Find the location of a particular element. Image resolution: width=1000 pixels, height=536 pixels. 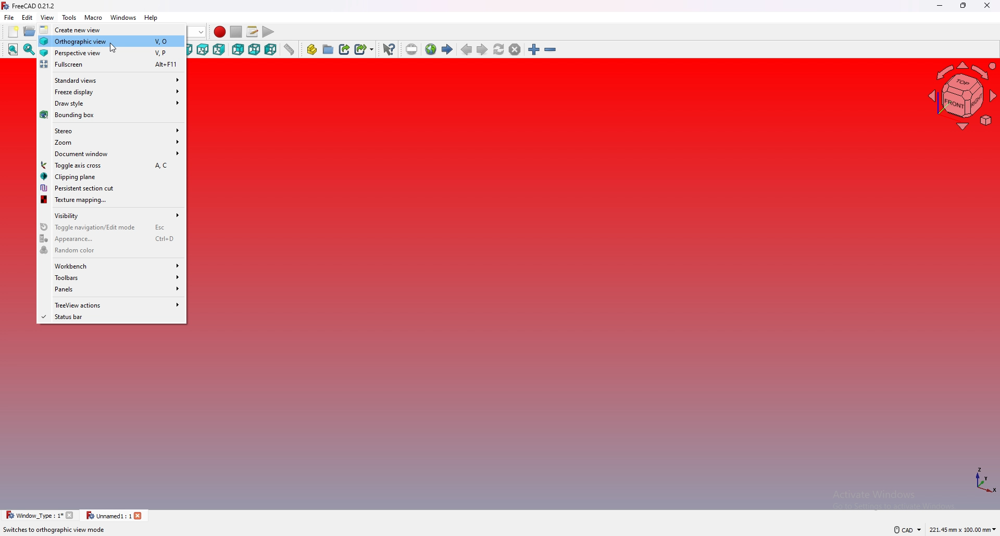

freeze display is located at coordinates (111, 92).